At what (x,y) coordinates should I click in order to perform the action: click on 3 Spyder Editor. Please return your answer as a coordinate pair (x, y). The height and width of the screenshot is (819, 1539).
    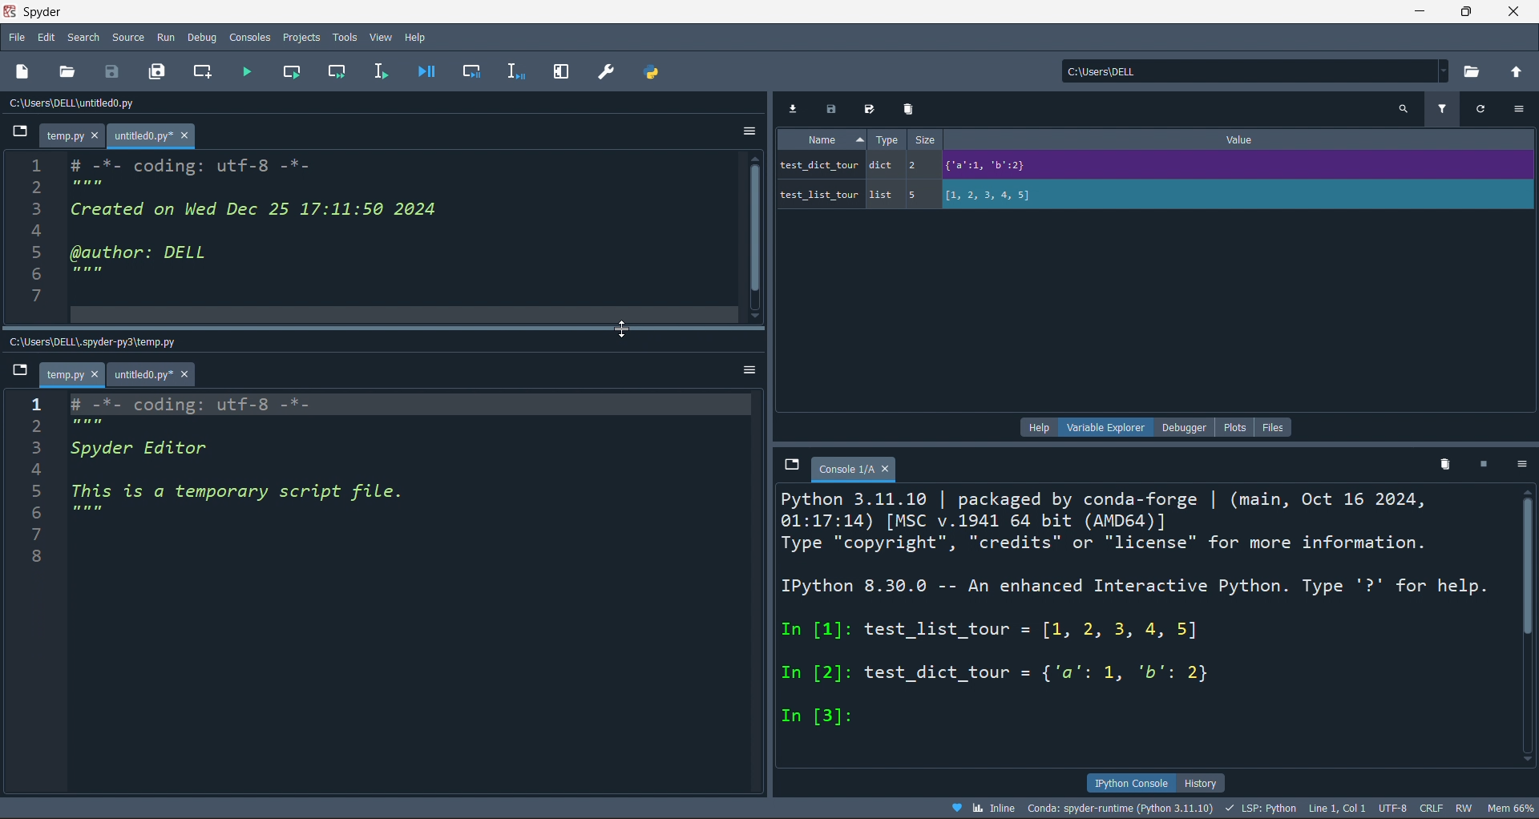
    Looking at the image, I should click on (132, 450).